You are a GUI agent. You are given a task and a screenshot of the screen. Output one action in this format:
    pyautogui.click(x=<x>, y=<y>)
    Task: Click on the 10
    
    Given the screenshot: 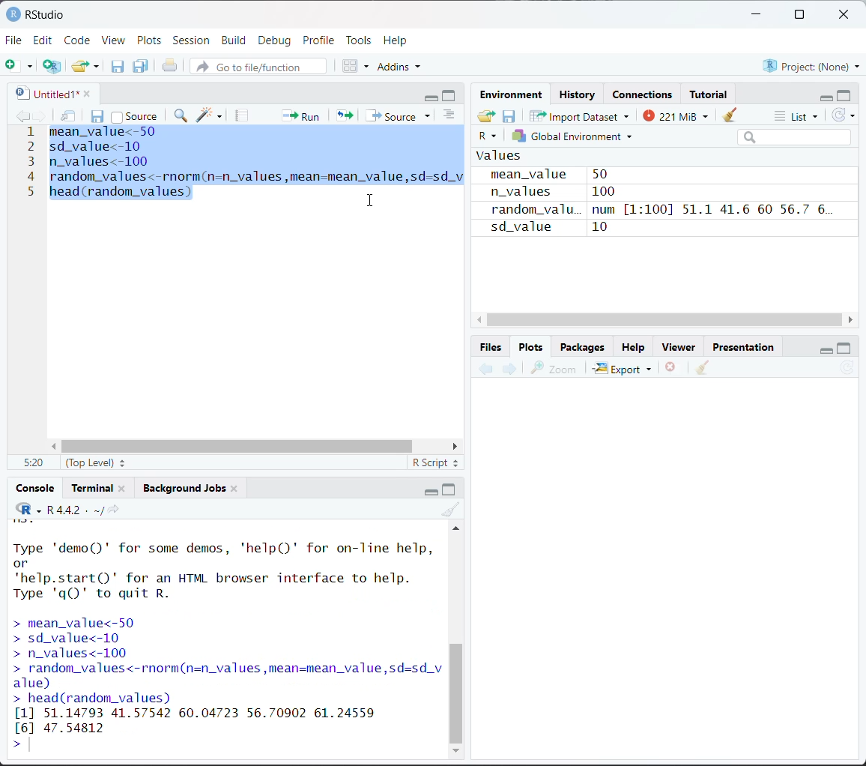 What is the action you would take?
    pyautogui.click(x=599, y=226)
    